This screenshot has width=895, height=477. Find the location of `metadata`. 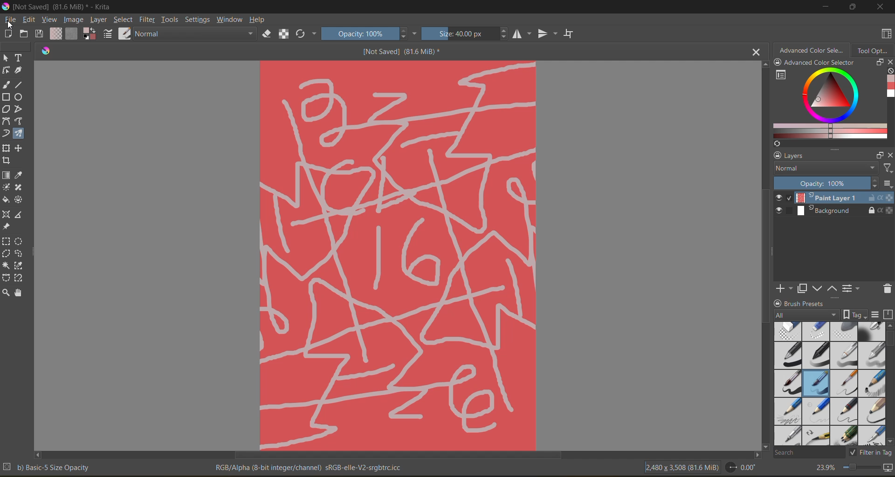

metadata is located at coordinates (310, 468).